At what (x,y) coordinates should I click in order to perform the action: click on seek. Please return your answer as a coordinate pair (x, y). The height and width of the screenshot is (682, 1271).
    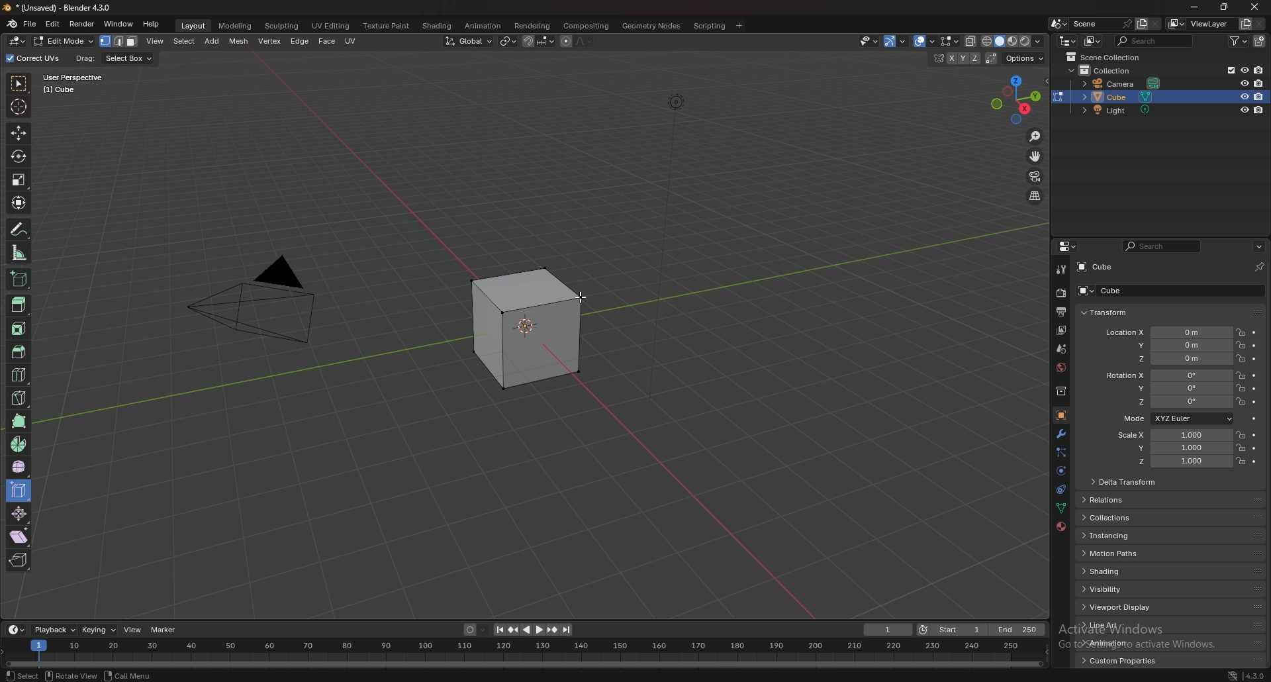
    Looking at the image, I should click on (522, 654).